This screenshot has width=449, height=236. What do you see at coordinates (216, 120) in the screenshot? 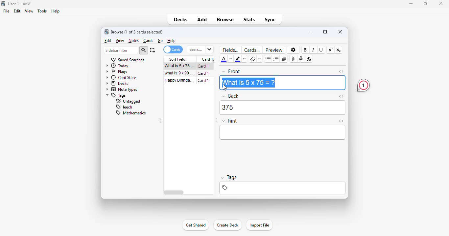
I see `toggle sidebar` at bounding box center [216, 120].